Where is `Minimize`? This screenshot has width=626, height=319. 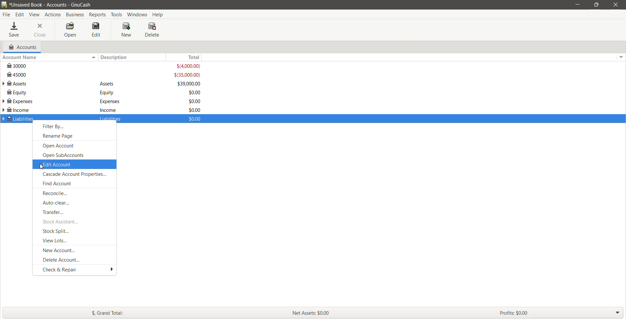 Minimize is located at coordinates (578, 4).